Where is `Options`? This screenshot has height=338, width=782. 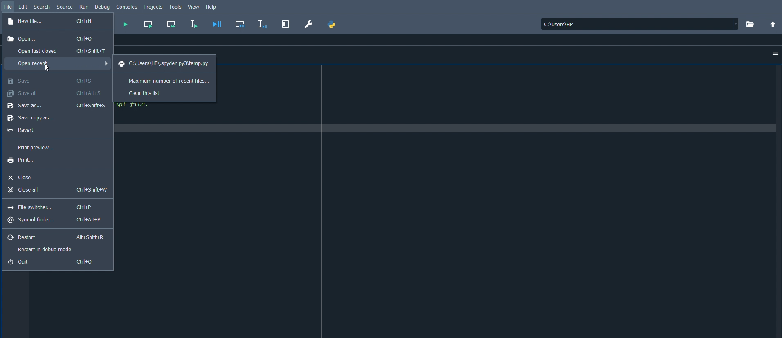
Options is located at coordinates (773, 55).